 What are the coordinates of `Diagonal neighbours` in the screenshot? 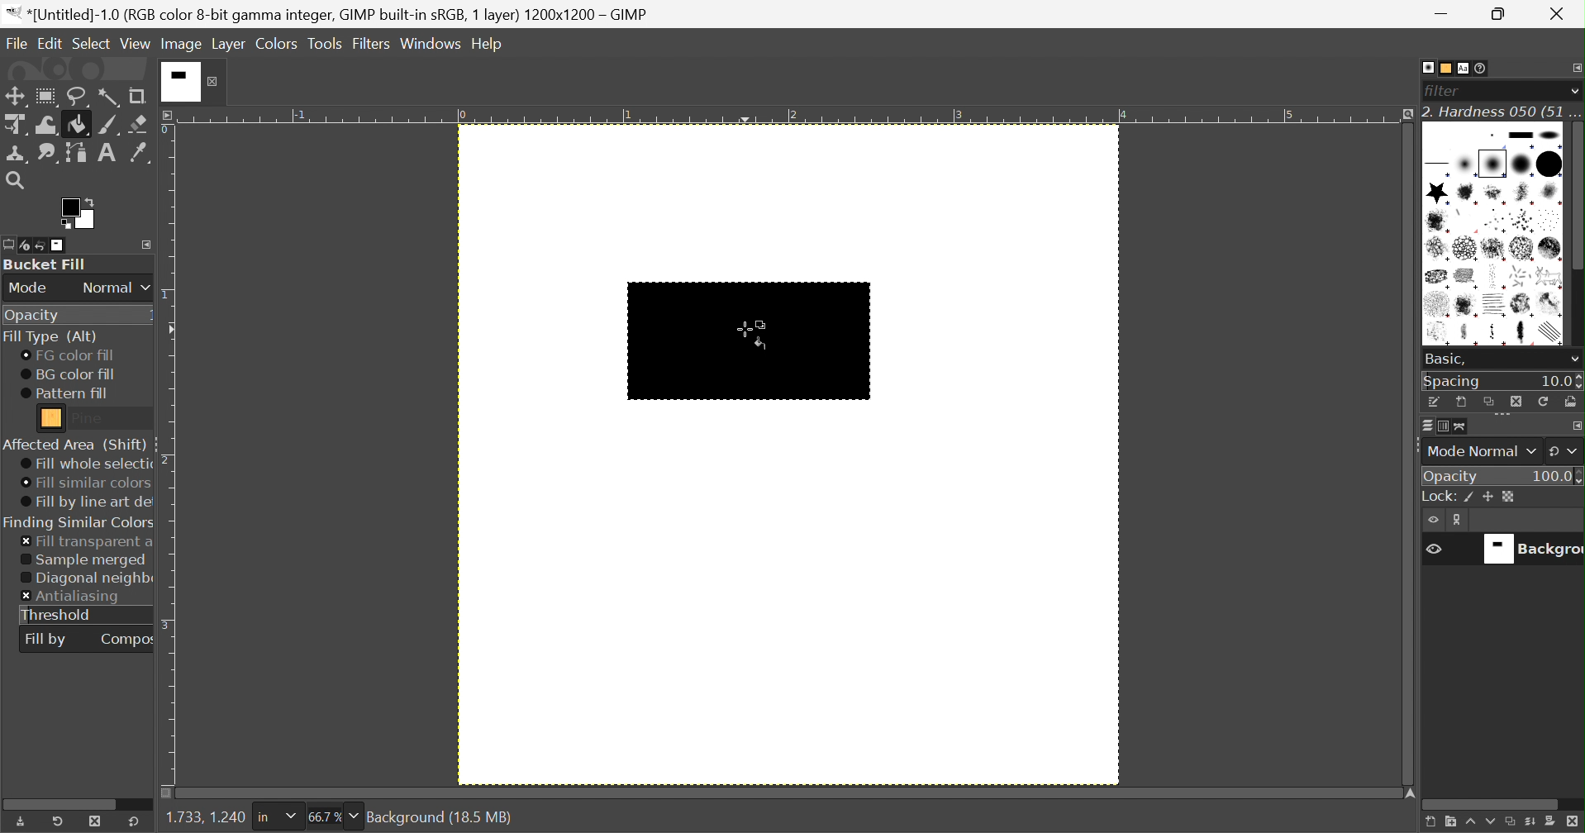 It's located at (86, 579).